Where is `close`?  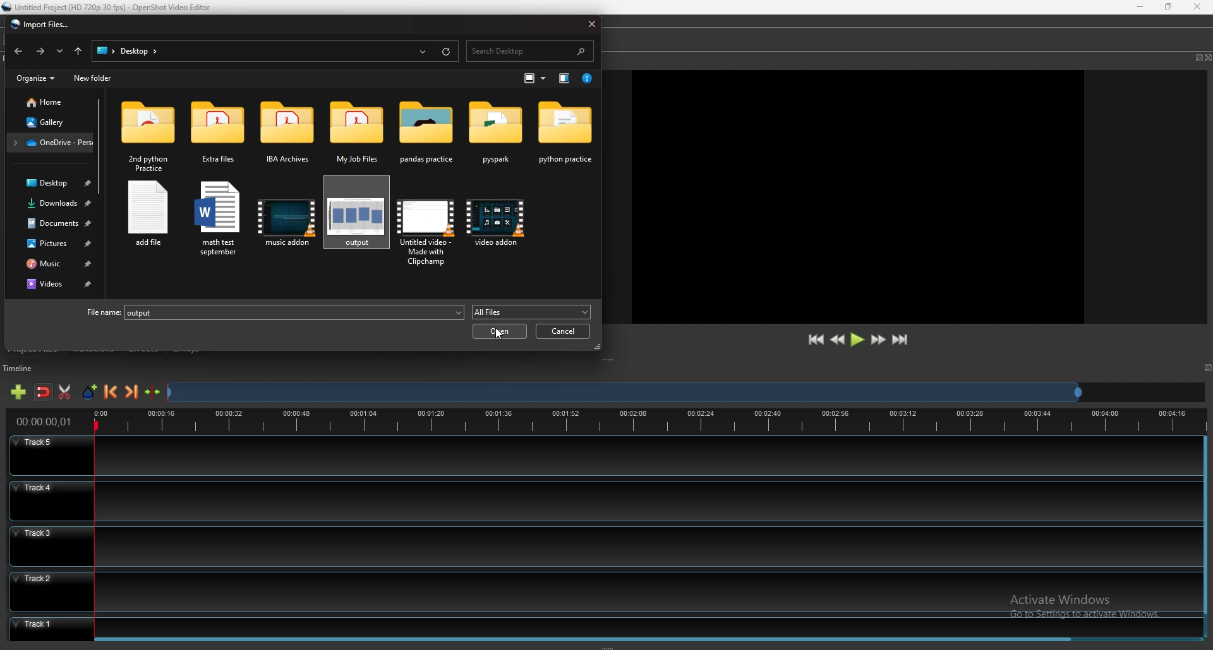
close is located at coordinates (592, 23).